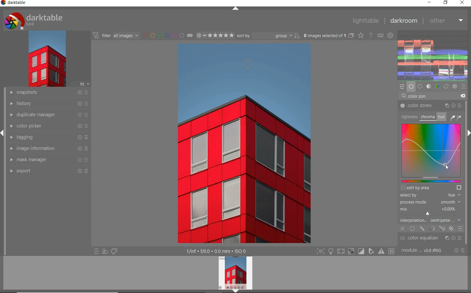 This screenshot has width=471, height=293. I want to click on enable for online help, so click(371, 35).